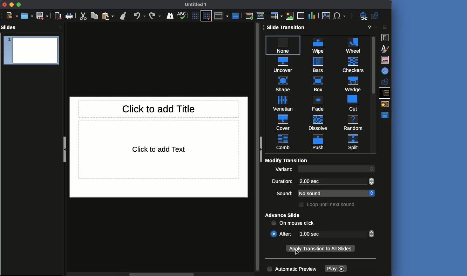  I want to click on Automatic preview, so click(292, 269).